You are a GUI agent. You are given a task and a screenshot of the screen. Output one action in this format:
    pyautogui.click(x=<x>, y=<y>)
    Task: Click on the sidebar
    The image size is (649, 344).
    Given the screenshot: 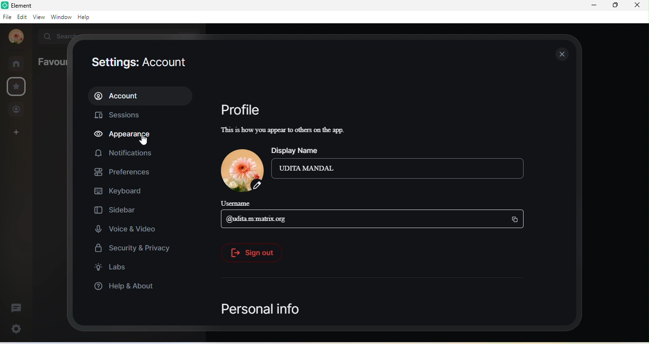 What is the action you would take?
    pyautogui.click(x=125, y=209)
    